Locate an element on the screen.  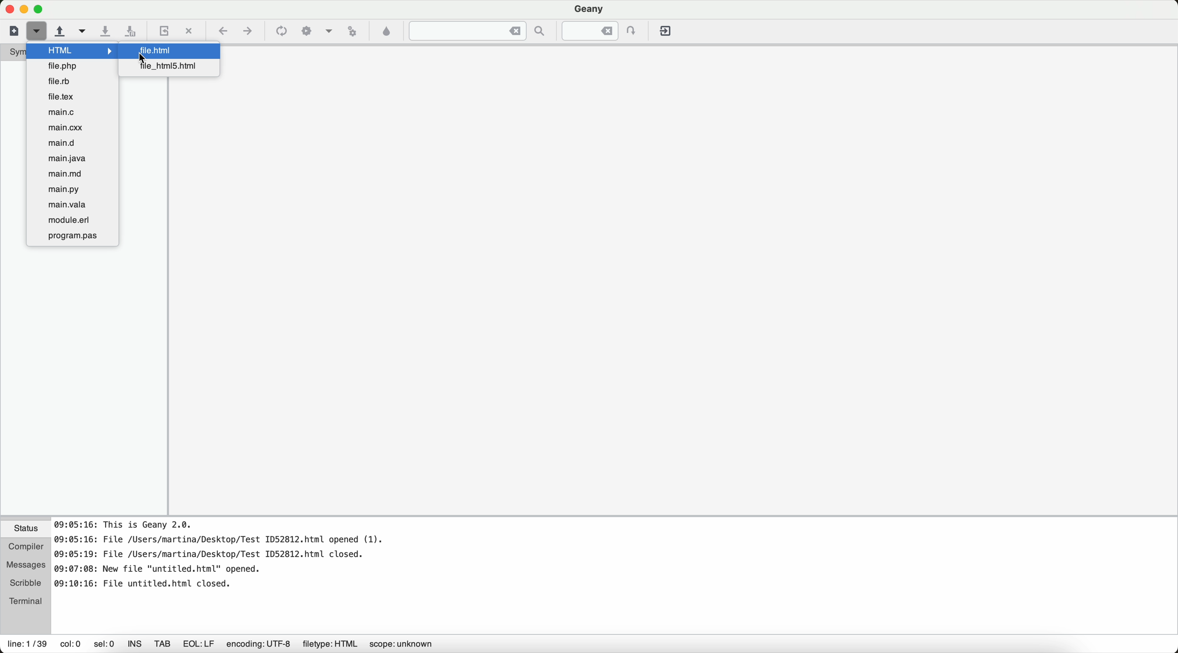
terminal is located at coordinates (24, 600).